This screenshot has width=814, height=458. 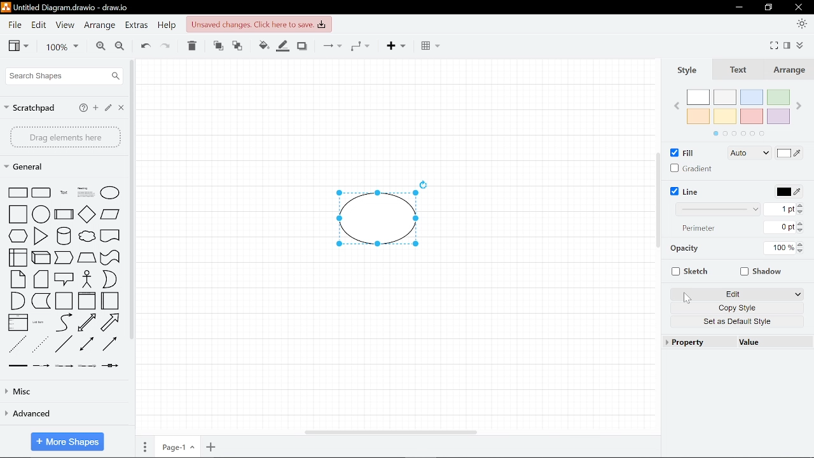 I want to click on arrow, so click(x=111, y=323).